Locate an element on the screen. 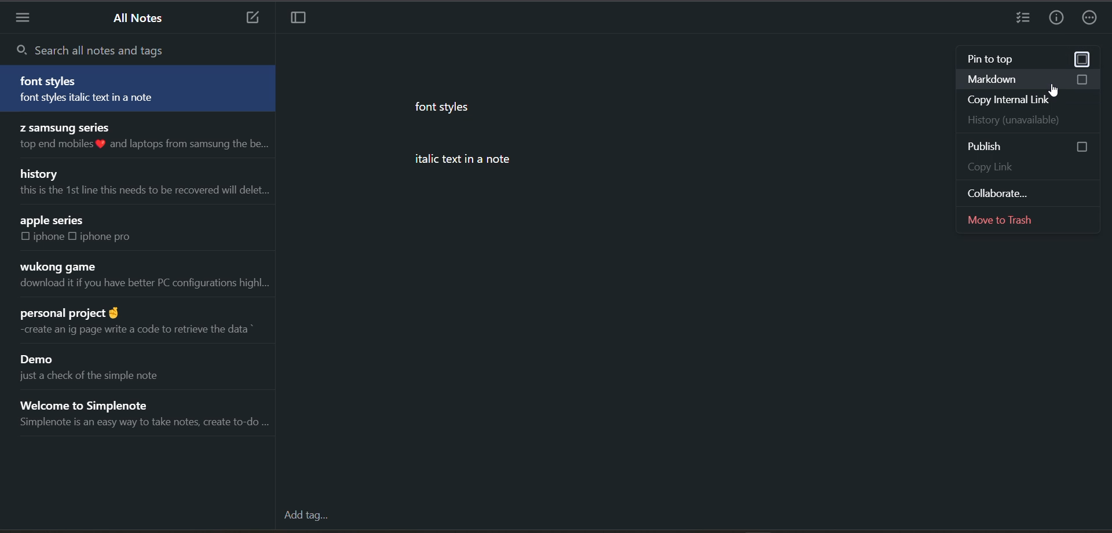  note title and preview is located at coordinates (149, 414).